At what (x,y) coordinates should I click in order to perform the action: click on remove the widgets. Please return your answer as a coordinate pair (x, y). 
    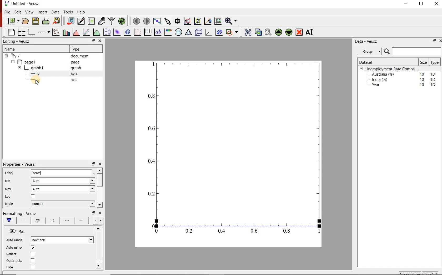
    Looking at the image, I should click on (299, 32).